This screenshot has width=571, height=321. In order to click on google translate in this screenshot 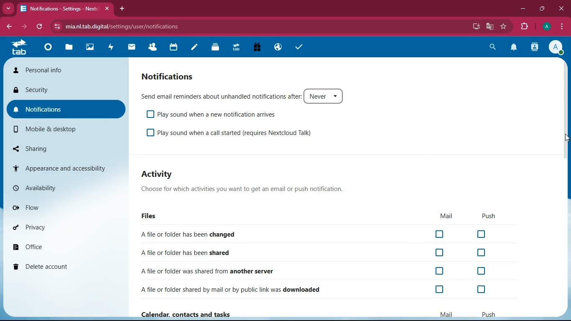, I will do `click(490, 26)`.